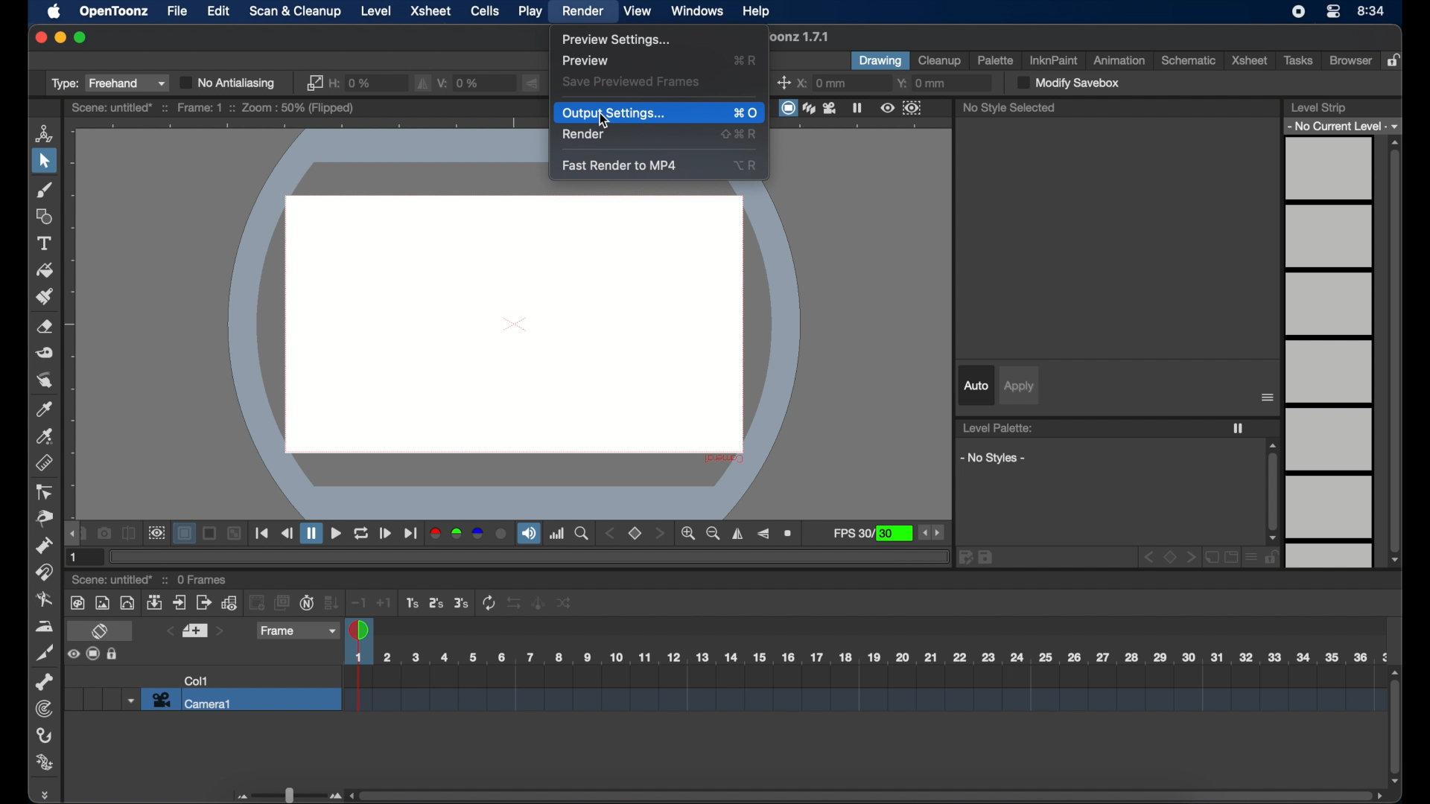 The width and height of the screenshot is (1430, 804). I want to click on preview, so click(901, 108).